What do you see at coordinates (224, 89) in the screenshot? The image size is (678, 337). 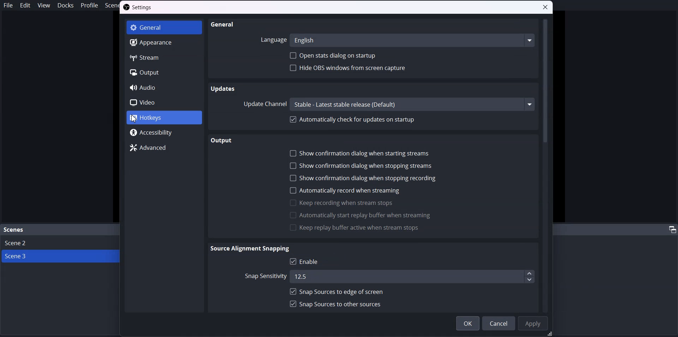 I see `Updates` at bounding box center [224, 89].